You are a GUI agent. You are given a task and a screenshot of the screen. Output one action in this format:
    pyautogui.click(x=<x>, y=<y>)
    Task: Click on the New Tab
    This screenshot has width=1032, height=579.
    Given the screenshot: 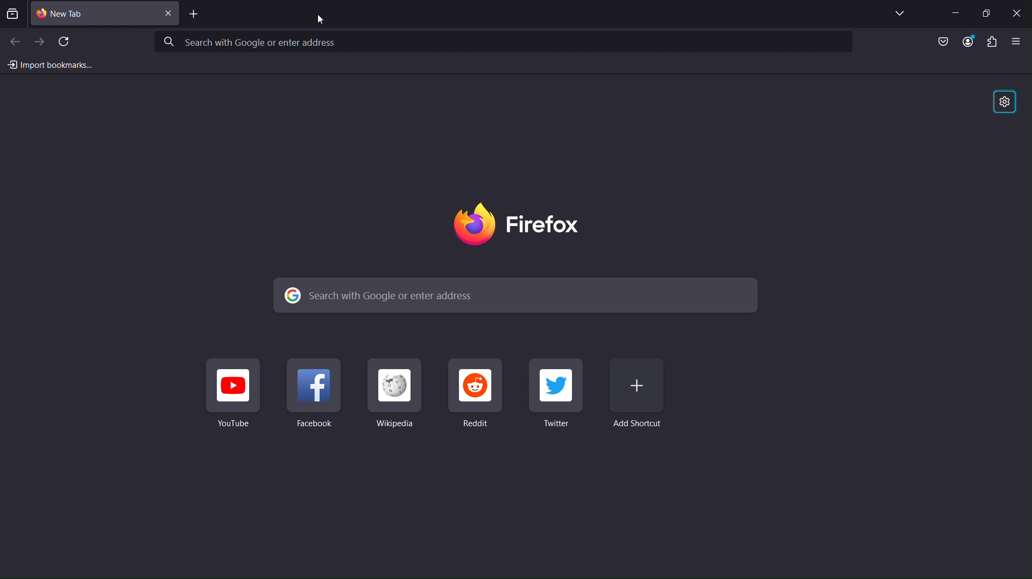 What is the action you would take?
    pyautogui.click(x=102, y=14)
    